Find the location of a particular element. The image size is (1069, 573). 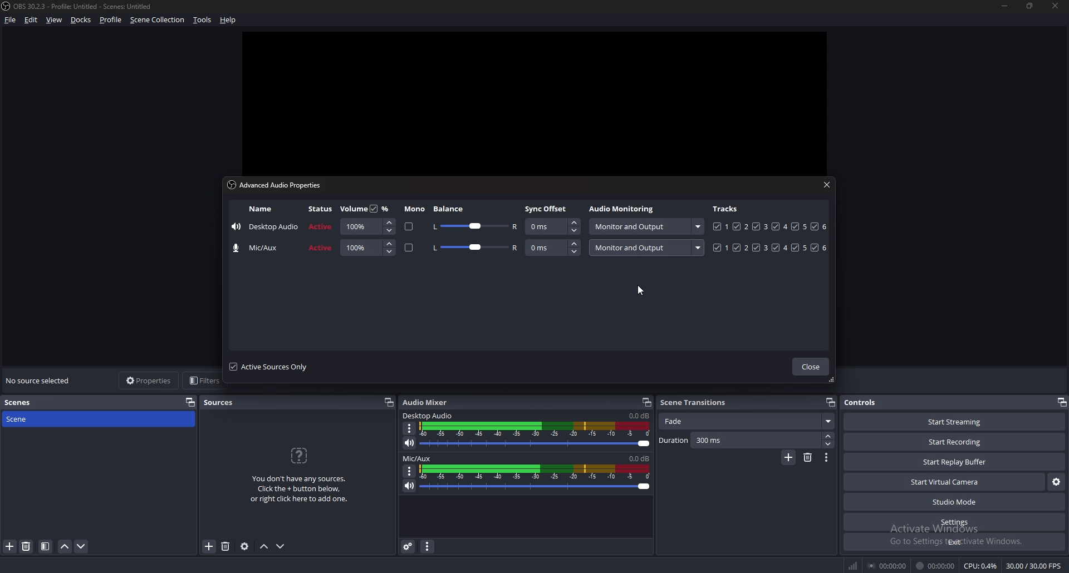

add transition is located at coordinates (789, 457).